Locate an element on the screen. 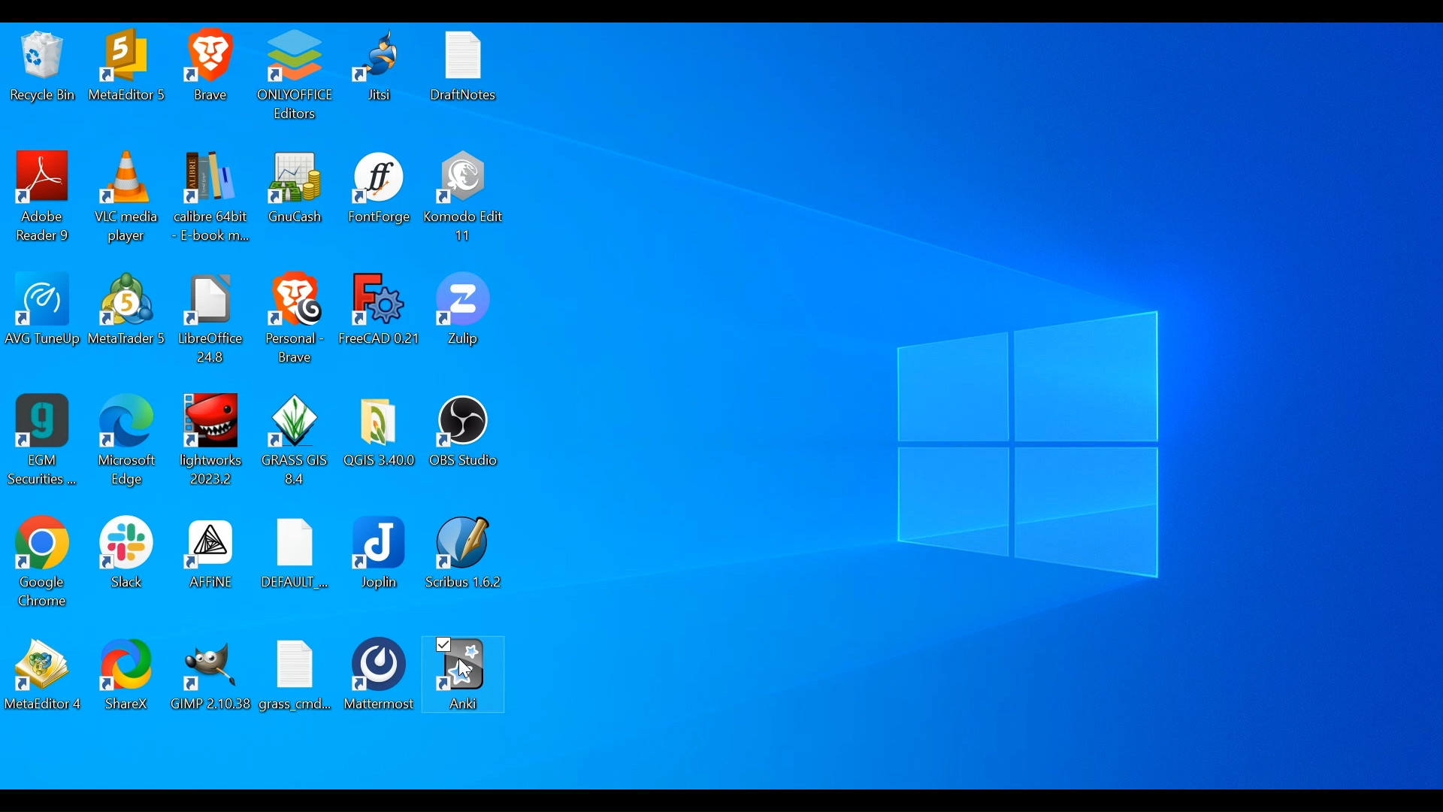  Meta Desktop icon is located at coordinates (129, 309).